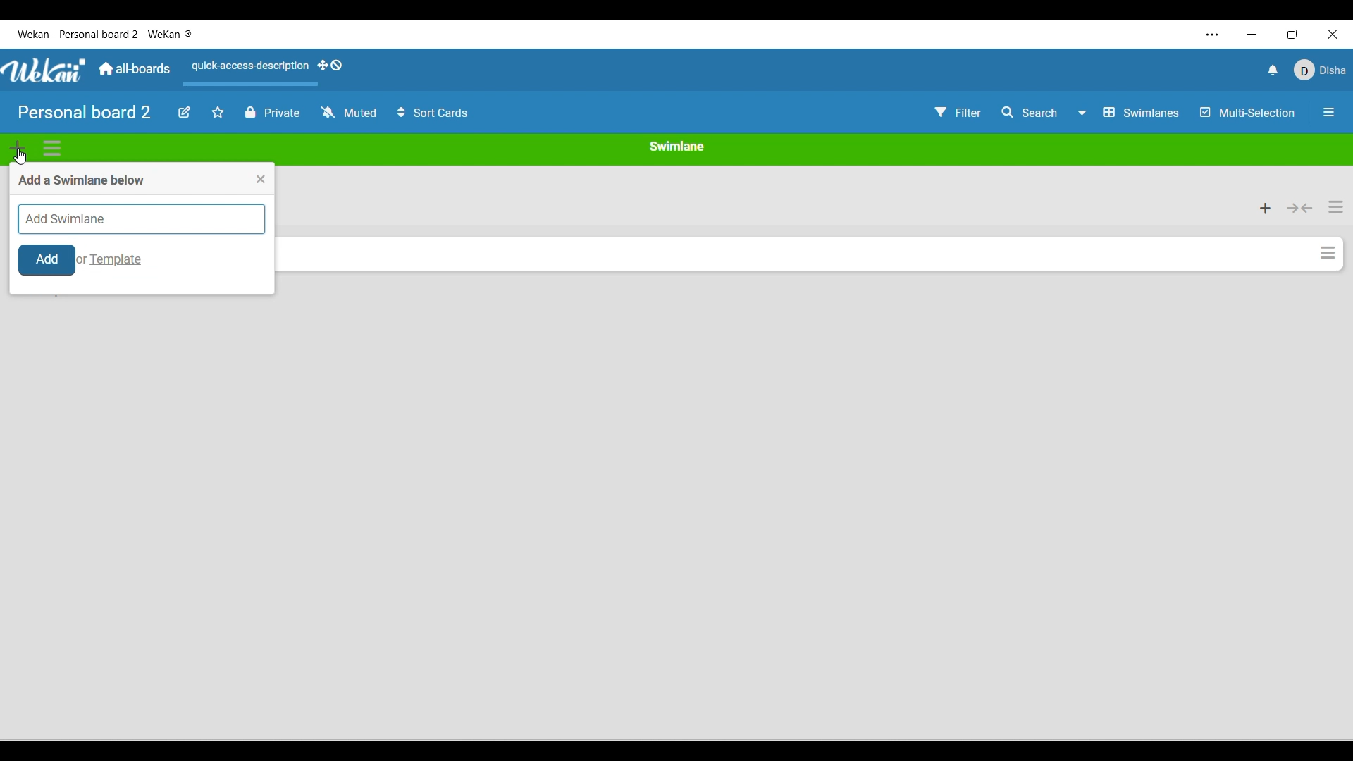  What do you see at coordinates (350, 111) in the screenshot?
I see `Change watch options` at bounding box center [350, 111].